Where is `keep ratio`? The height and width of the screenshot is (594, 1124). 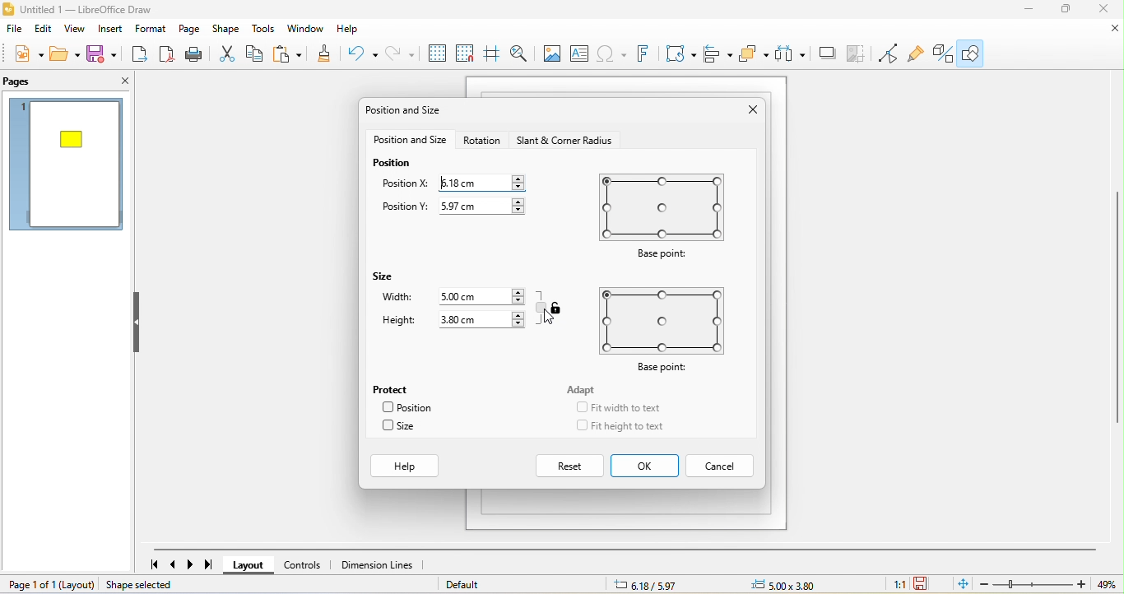
keep ratio is located at coordinates (539, 309).